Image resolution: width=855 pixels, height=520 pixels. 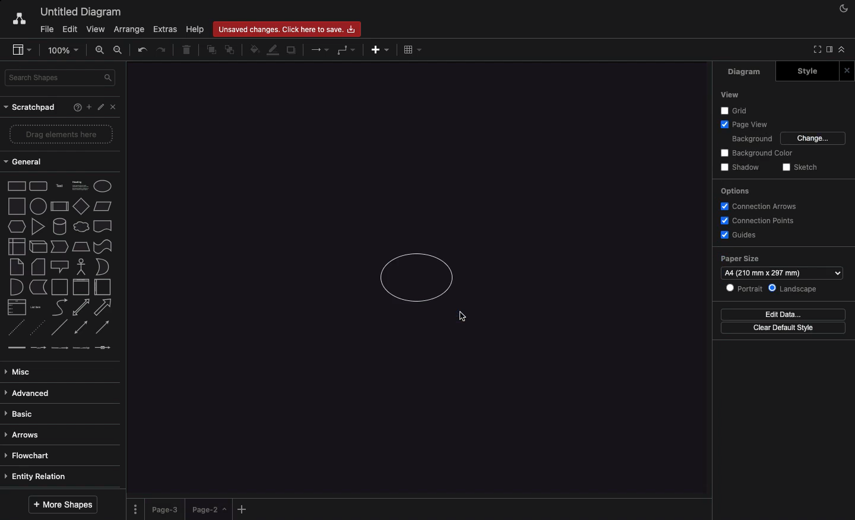 I want to click on To back, so click(x=230, y=50).